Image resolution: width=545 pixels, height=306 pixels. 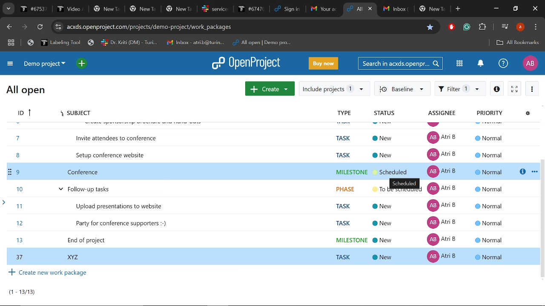 What do you see at coordinates (503, 63) in the screenshot?
I see `Help` at bounding box center [503, 63].